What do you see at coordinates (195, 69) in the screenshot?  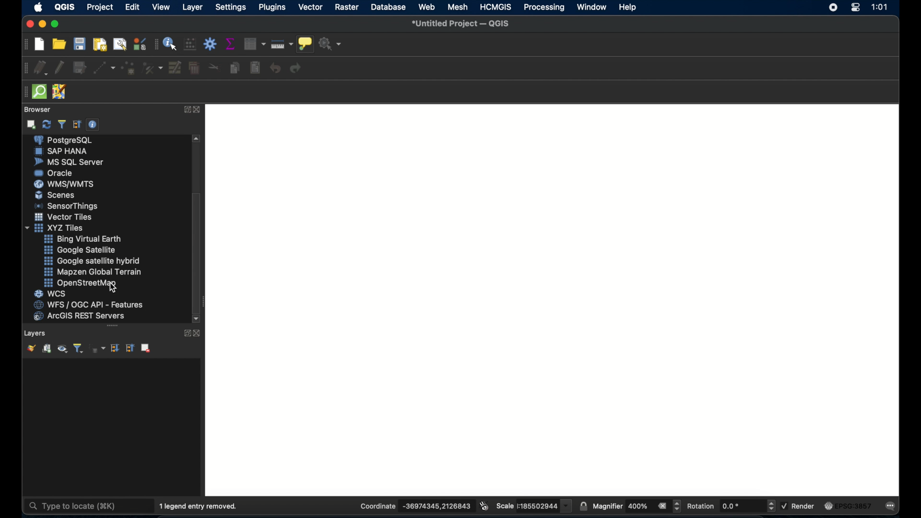 I see `delete selected` at bounding box center [195, 69].